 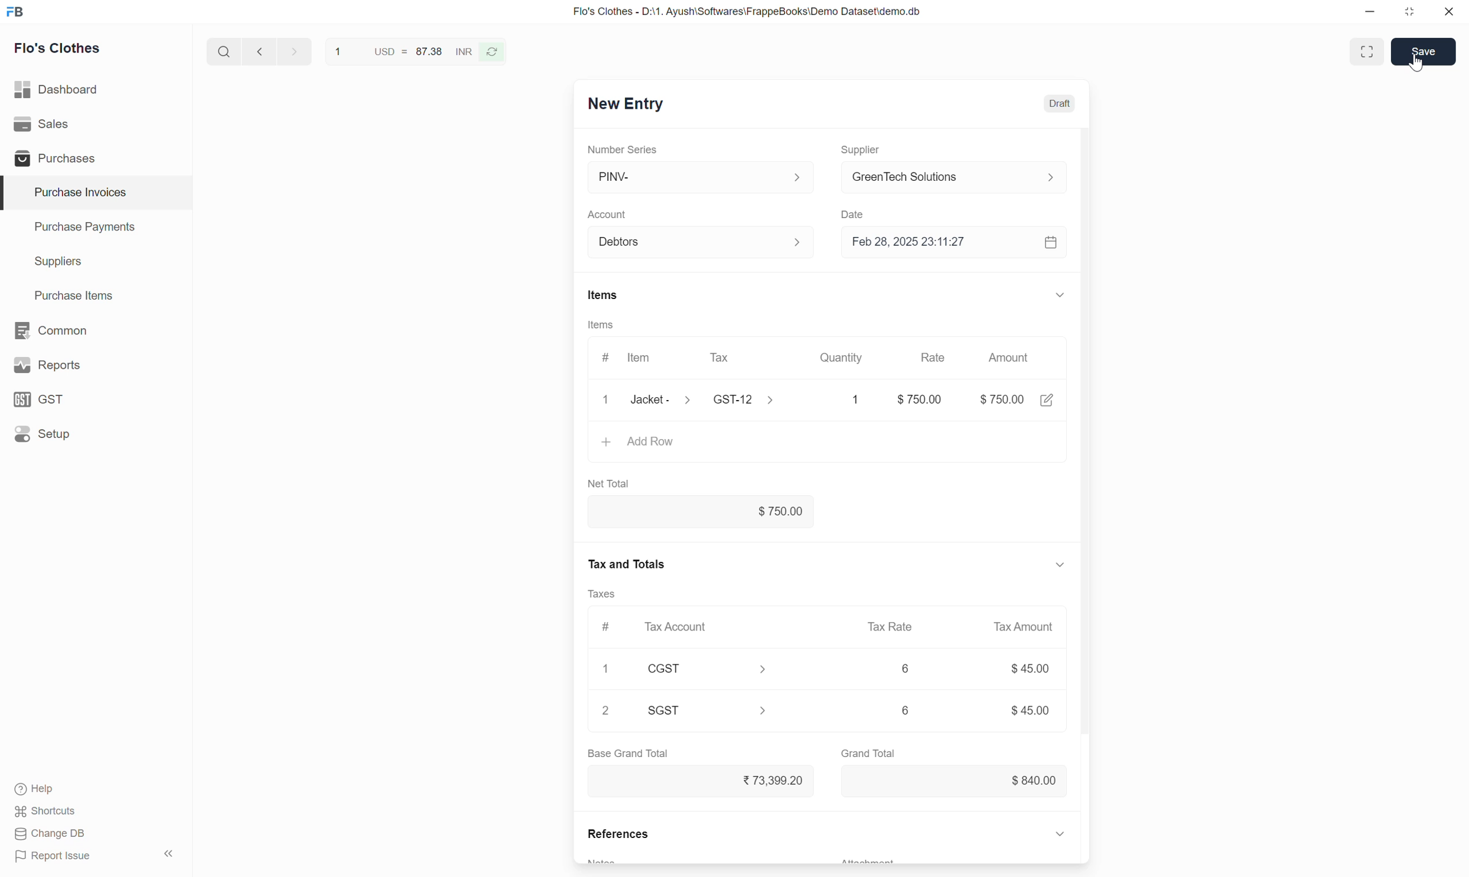 What do you see at coordinates (1416, 64) in the screenshot?
I see `Cursor` at bounding box center [1416, 64].